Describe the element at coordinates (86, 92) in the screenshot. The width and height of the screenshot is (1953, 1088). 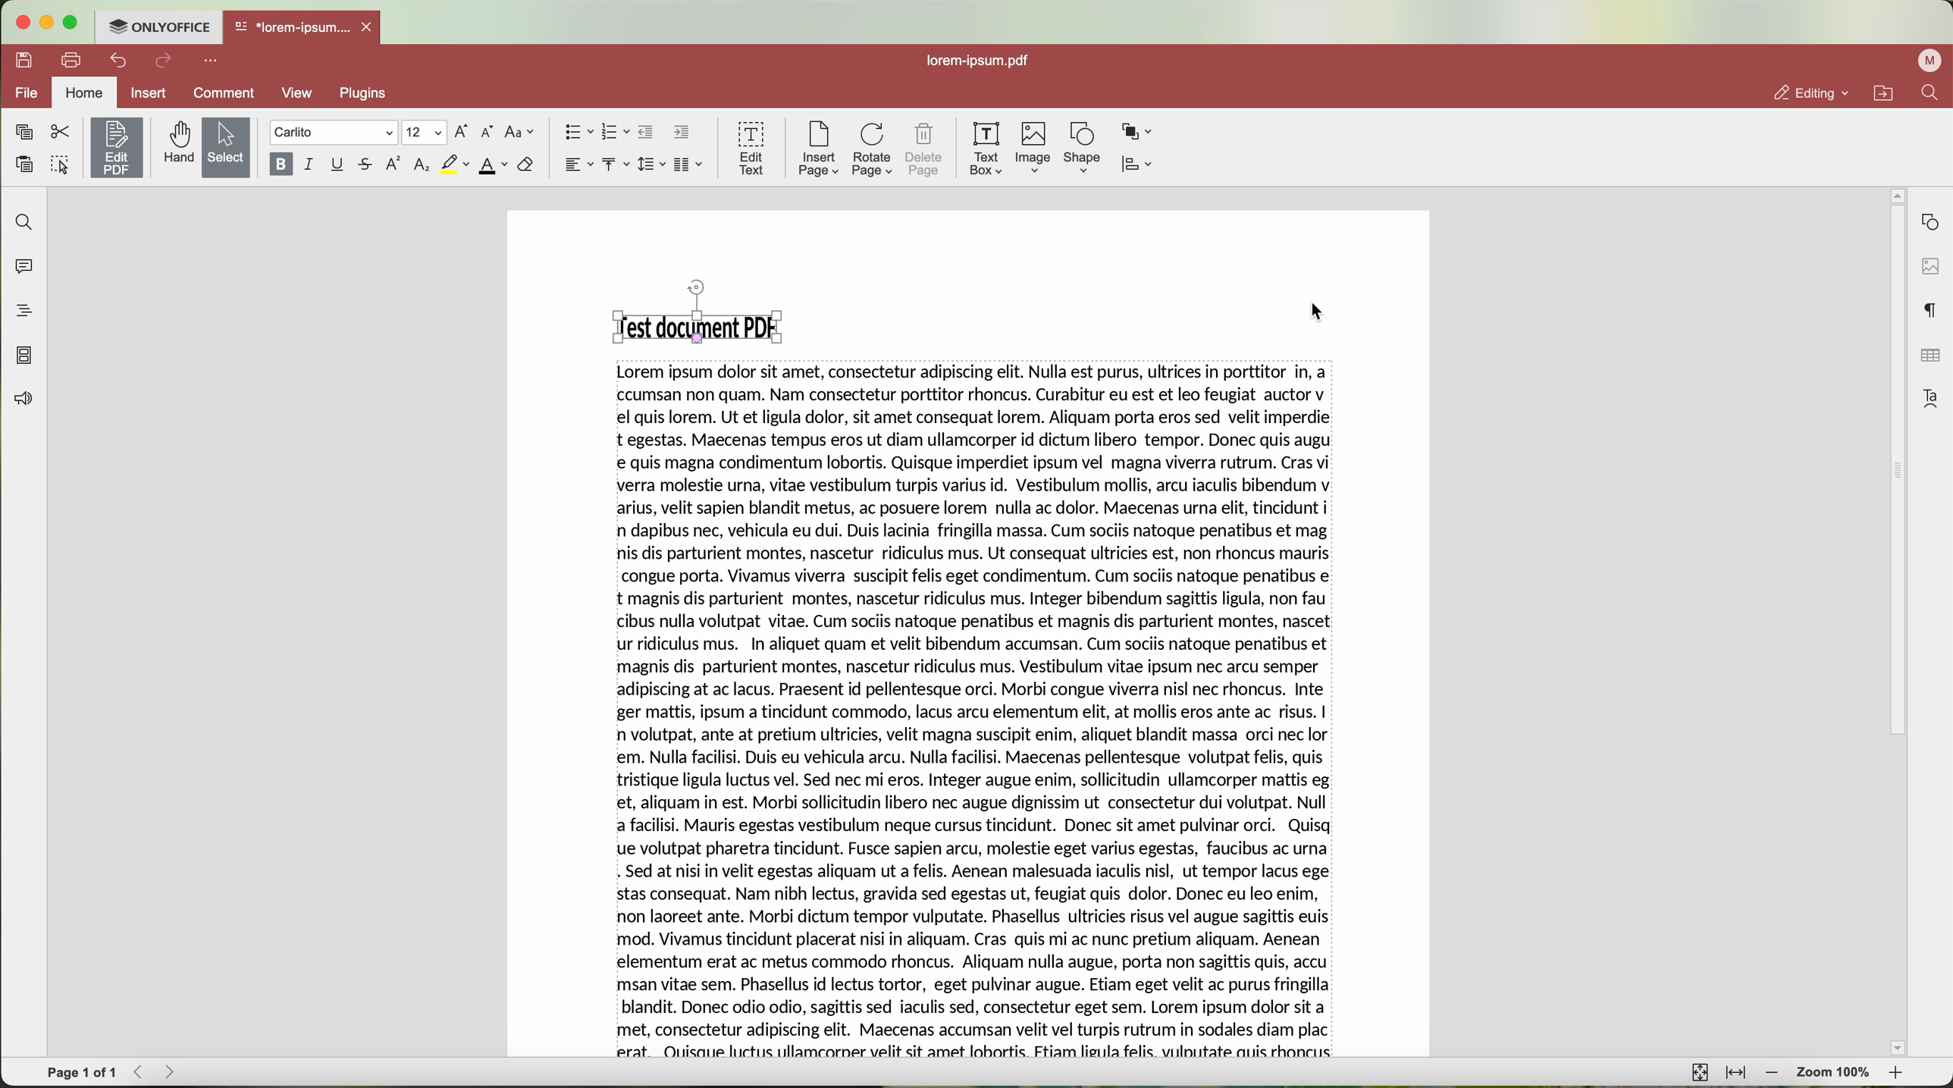
I see `home` at that location.